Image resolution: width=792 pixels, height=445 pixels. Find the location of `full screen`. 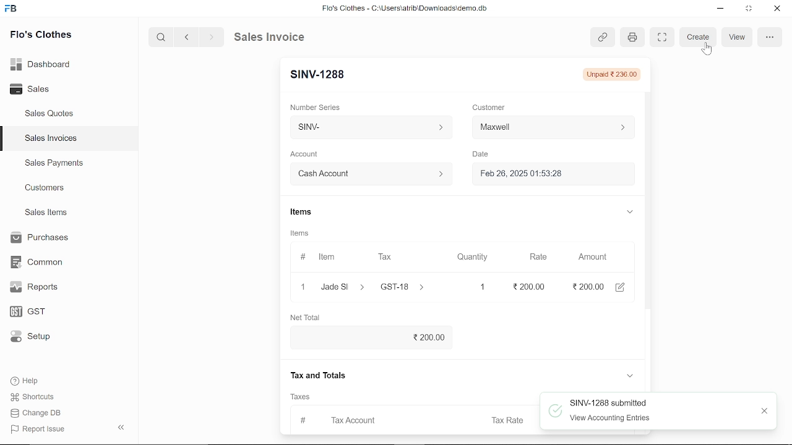

full screen is located at coordinates (661, 37).